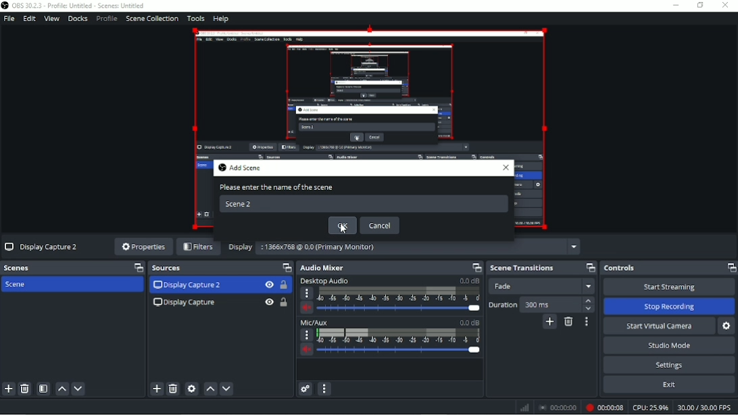 This screenshot has height=415, width=738. Describe the element at coordinates (239, 205) in the screenshot. I see `Scene 2` at that location.